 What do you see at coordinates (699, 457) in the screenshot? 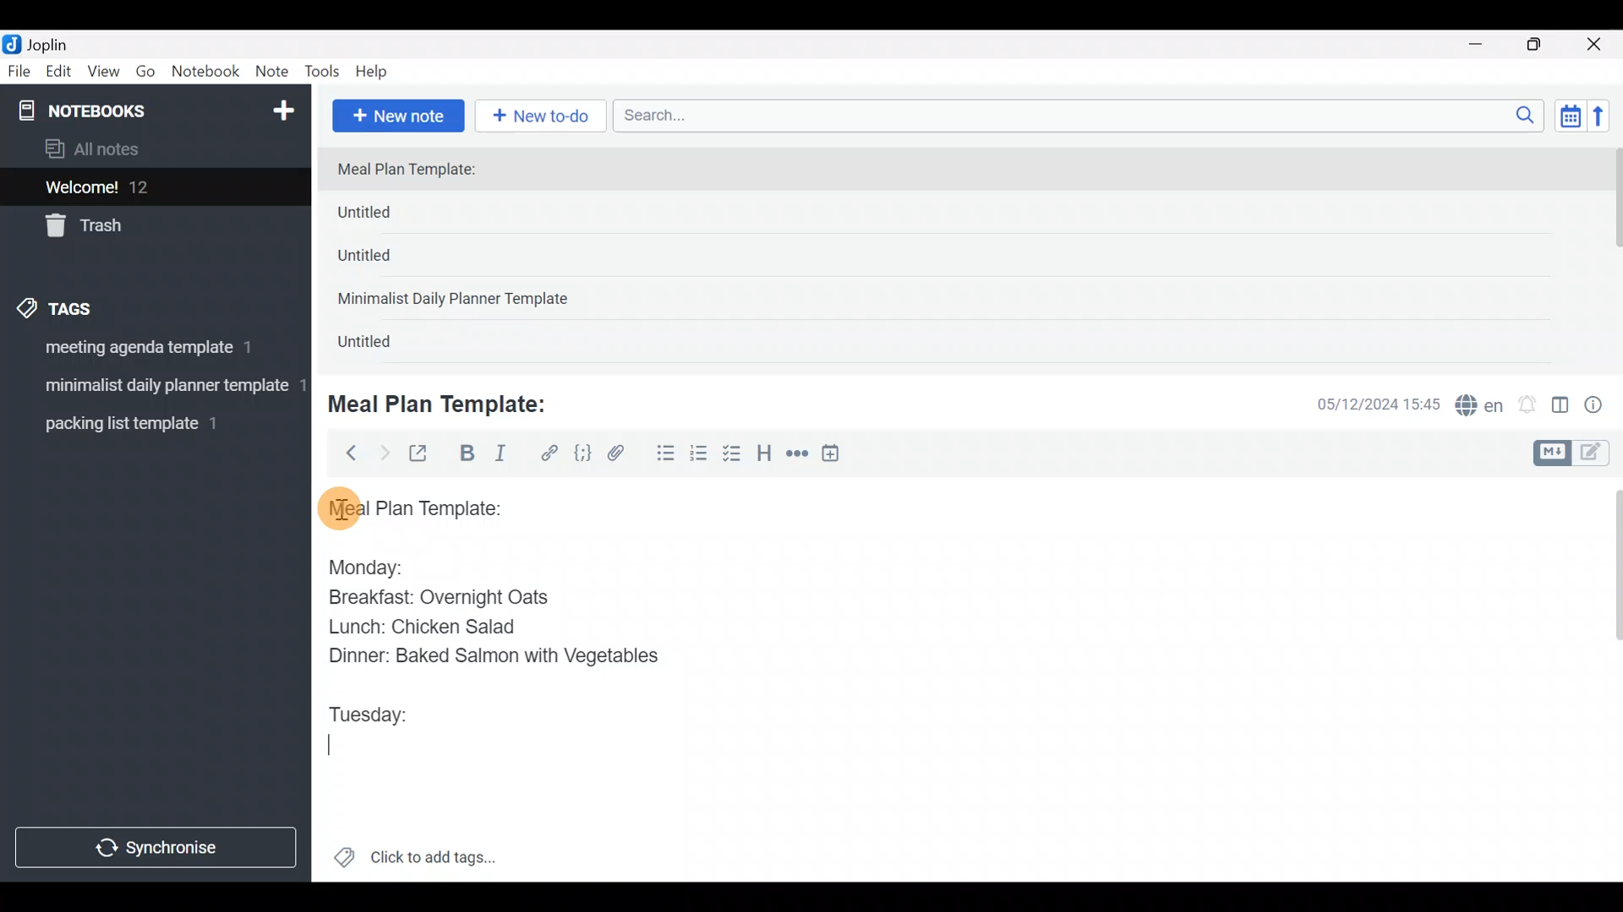
I see `Numbered list` at bounding box center [699, 457].